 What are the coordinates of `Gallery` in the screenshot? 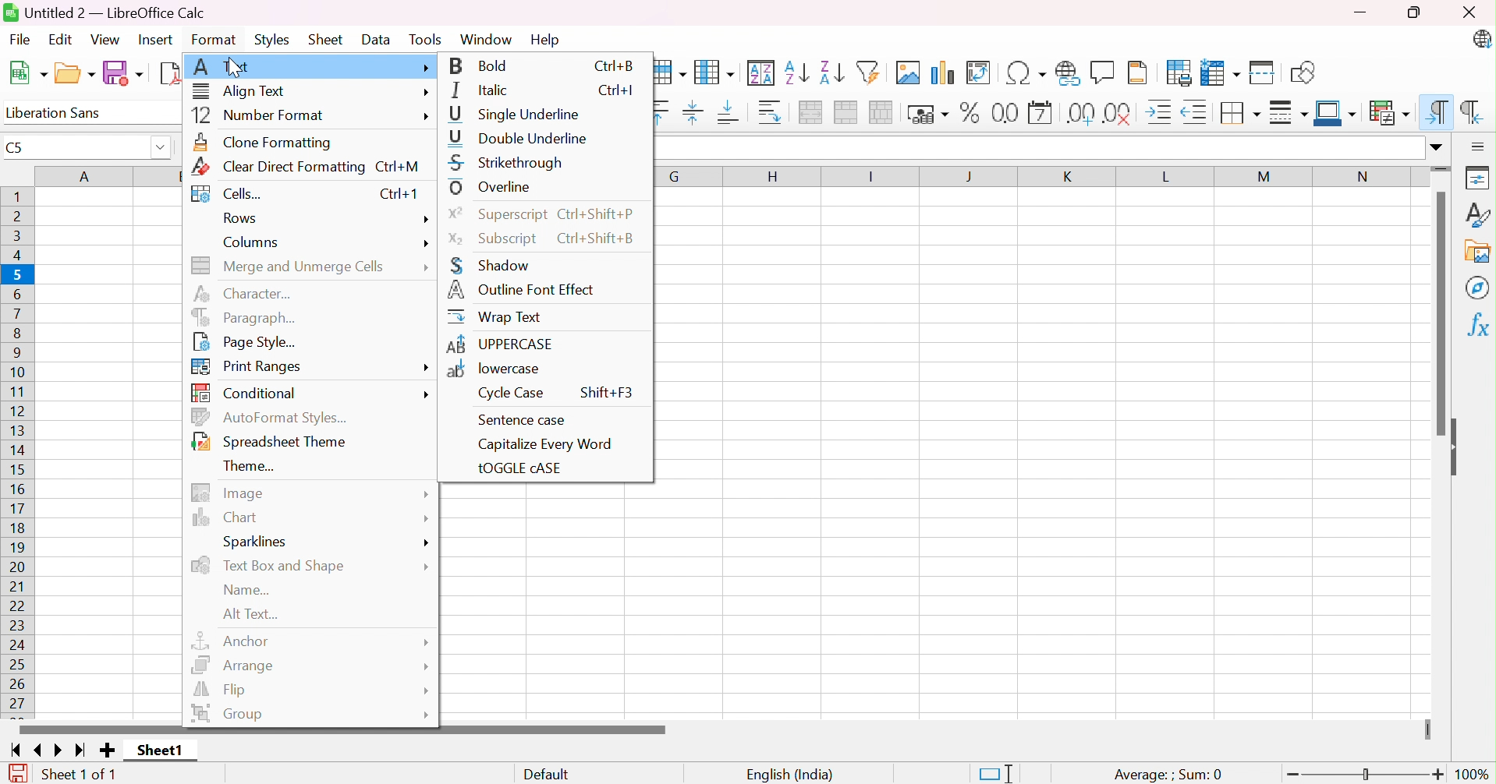 It's located at (1479, 253).